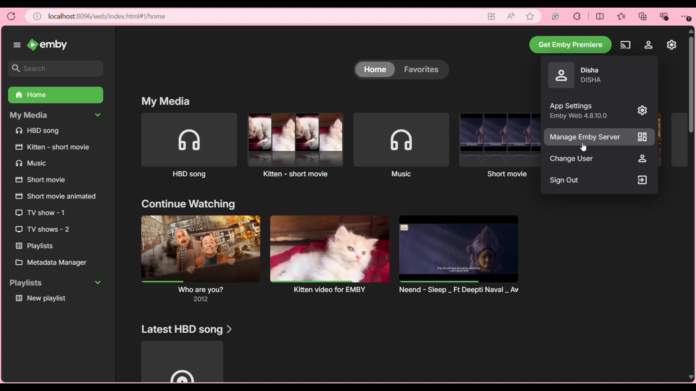  Describe the element at coordinates (530, 16) in the screenshot. I see `Add current web page to favorites` at that location.